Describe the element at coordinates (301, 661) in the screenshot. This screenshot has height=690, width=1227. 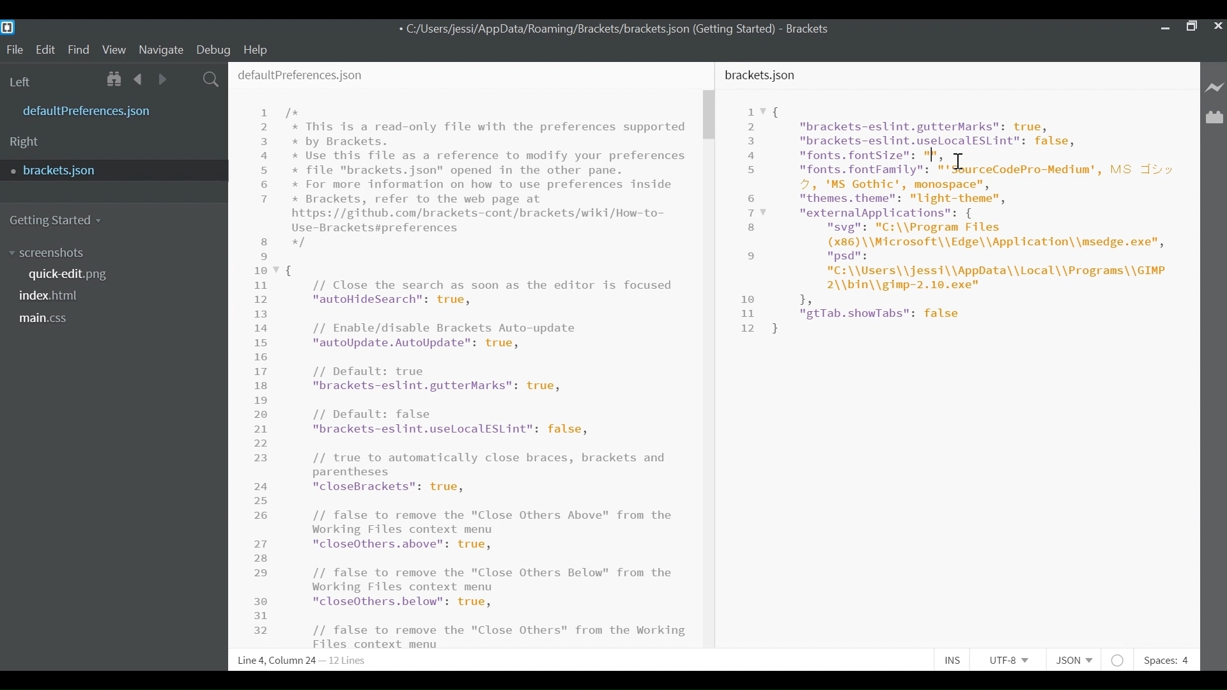
I see `Line 6, Column 18 - 12 Lines` at that location.